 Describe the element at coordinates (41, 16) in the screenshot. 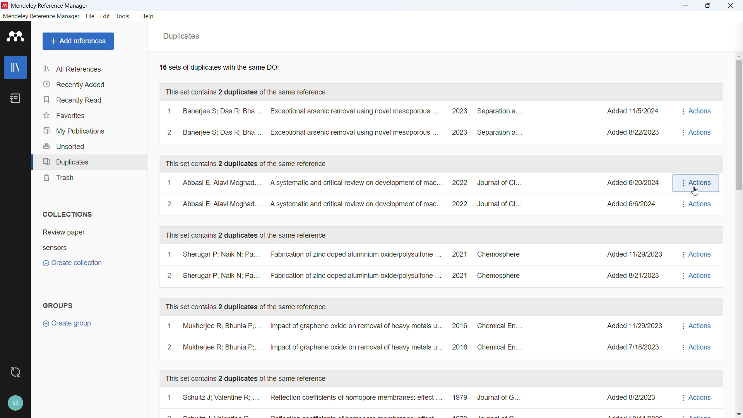

I see `mendeley reference manager` at that location.